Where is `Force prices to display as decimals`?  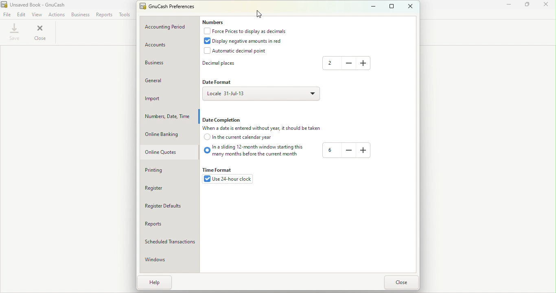 Force prices to display as decimals is located at coordinates (250, 31).